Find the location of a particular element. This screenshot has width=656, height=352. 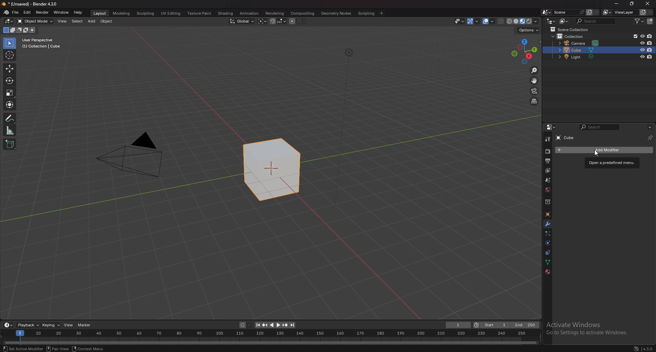

view is located at coordinates (69, 325).